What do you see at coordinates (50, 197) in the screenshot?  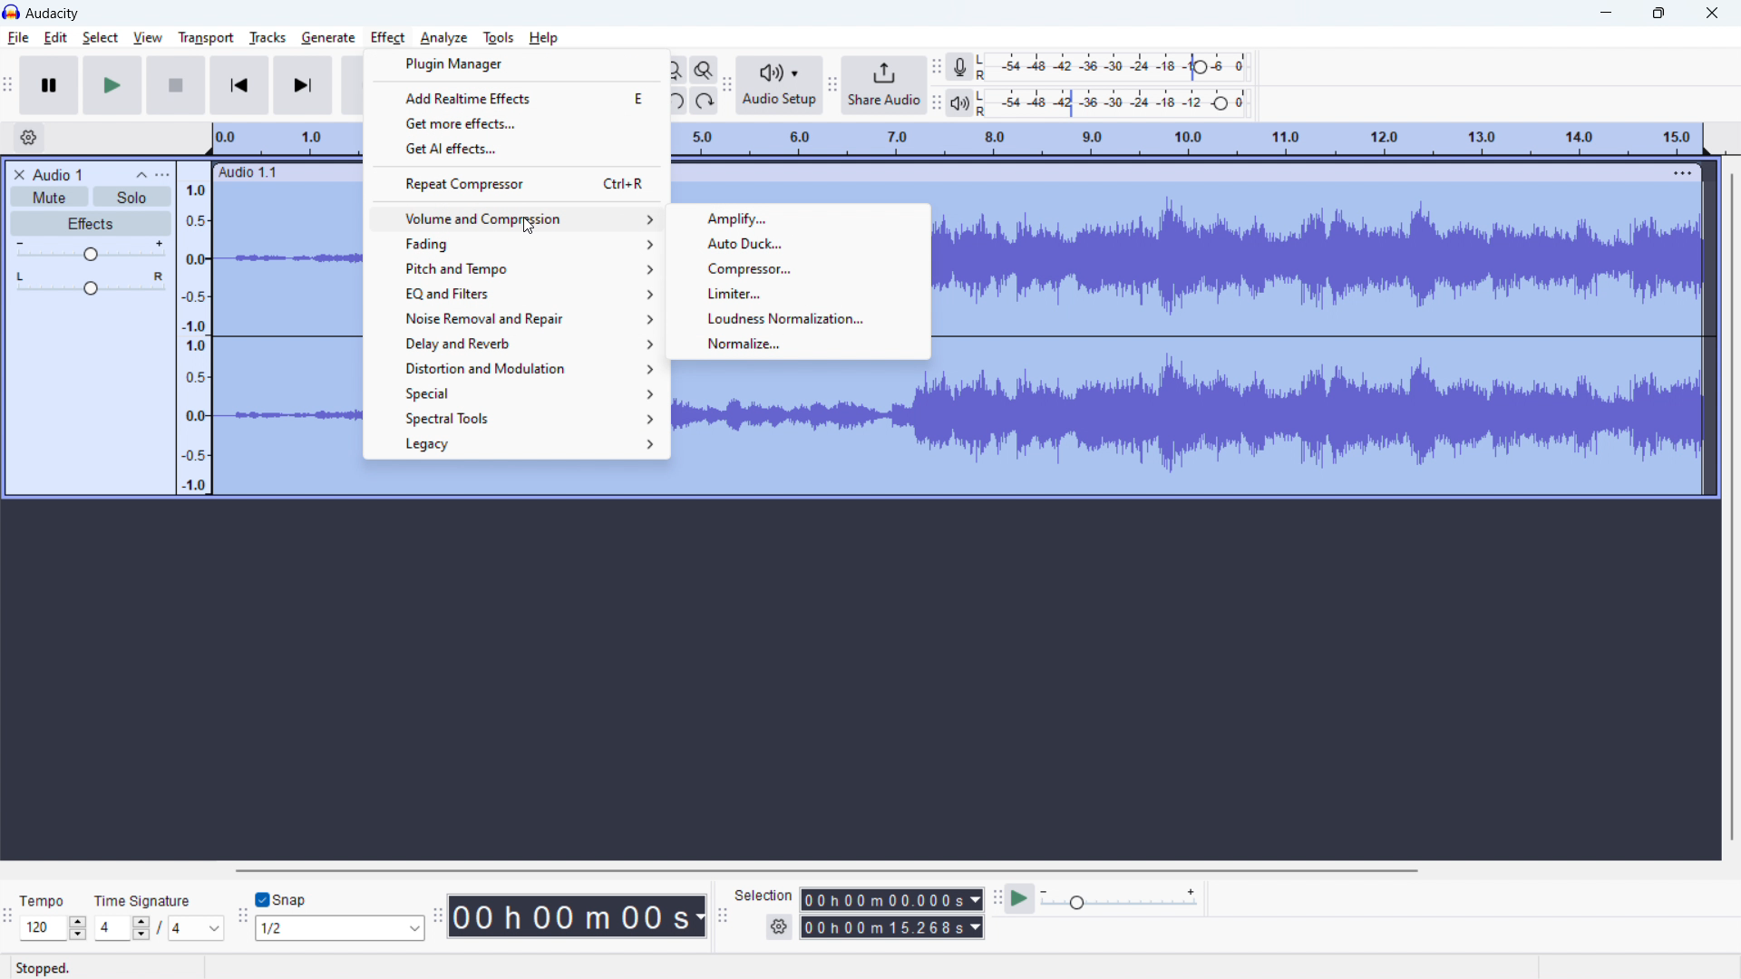 I see `mute` at bounding box center [50, 197].